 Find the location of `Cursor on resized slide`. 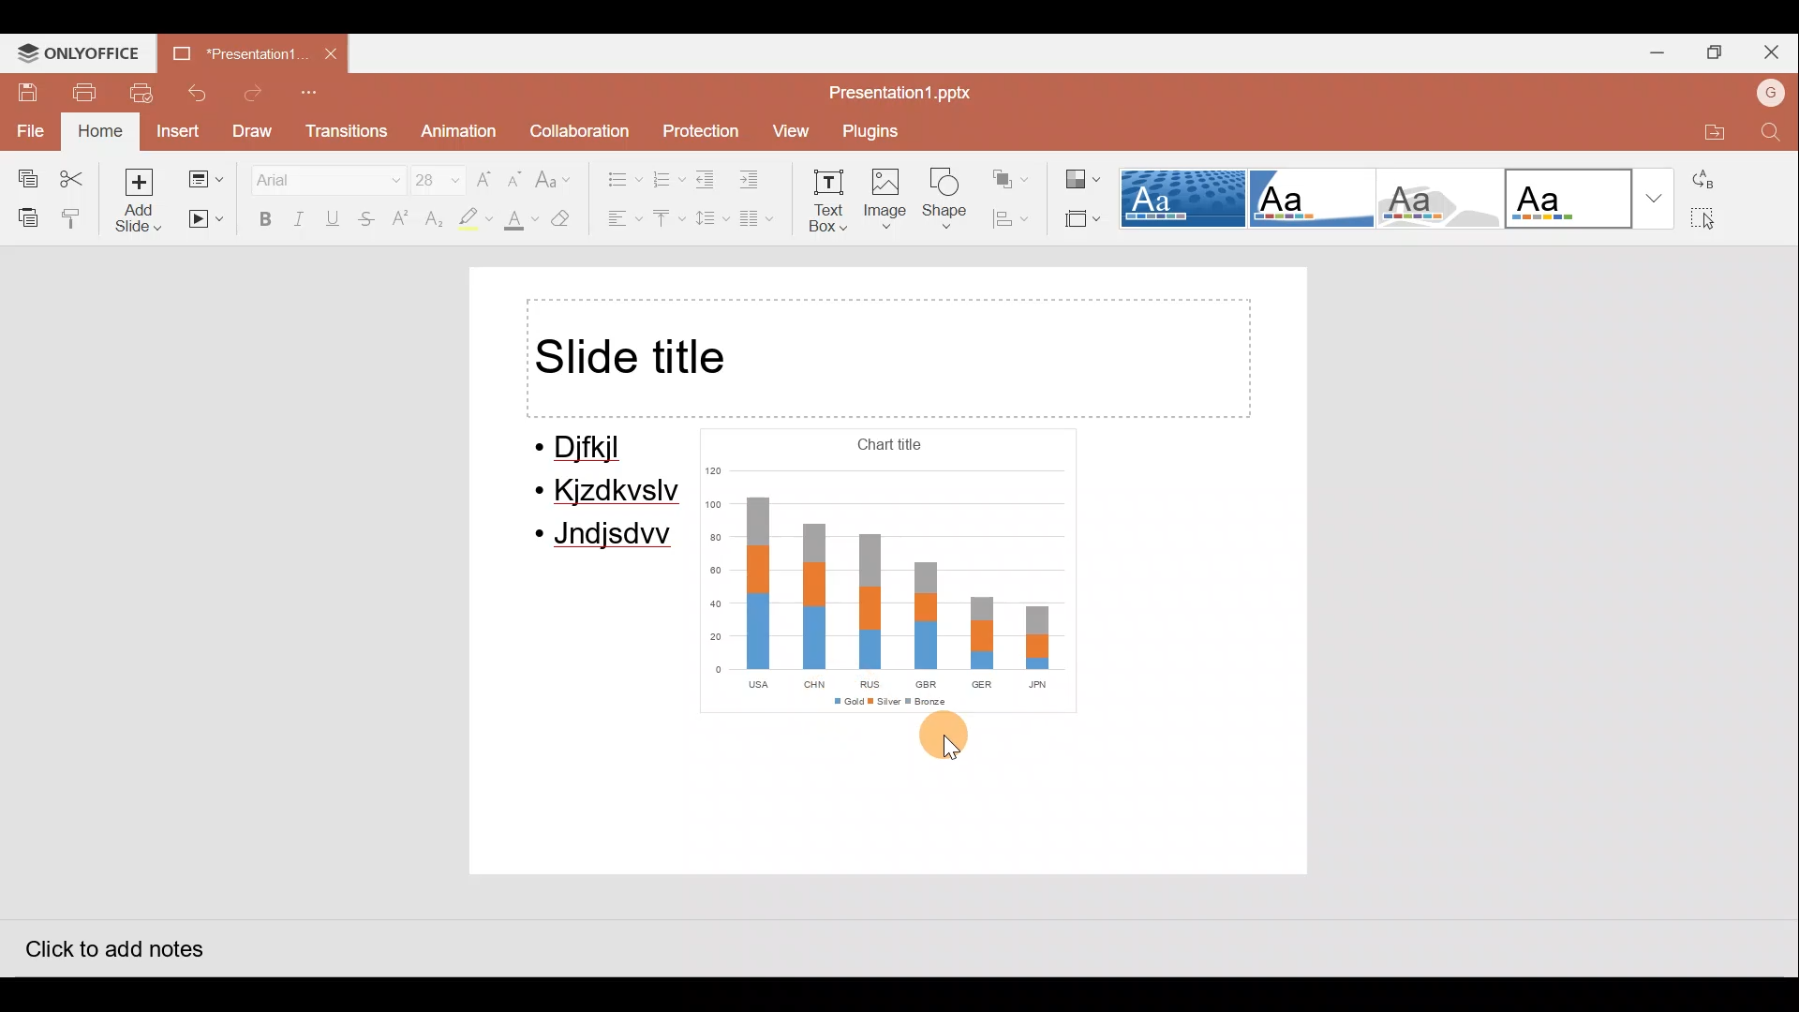

Cursor on resized slide is located at coordinates (952, 745).